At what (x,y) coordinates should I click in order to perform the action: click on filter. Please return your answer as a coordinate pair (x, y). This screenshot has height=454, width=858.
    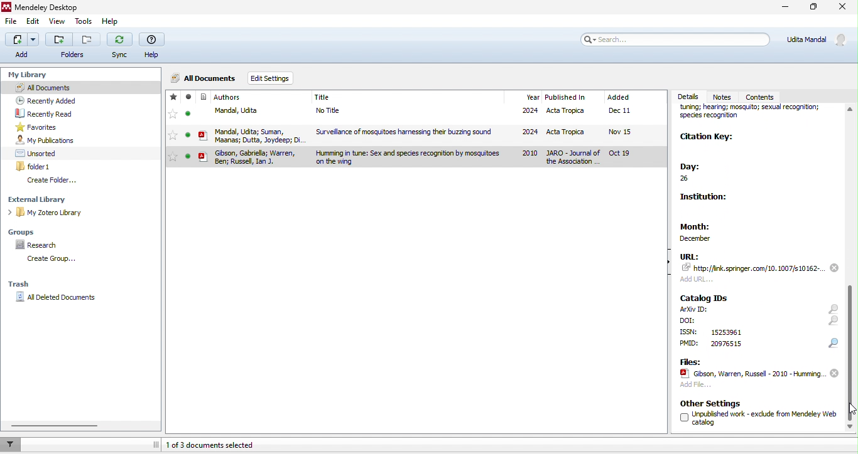
    Looking at the image, I should click on (13, 444).